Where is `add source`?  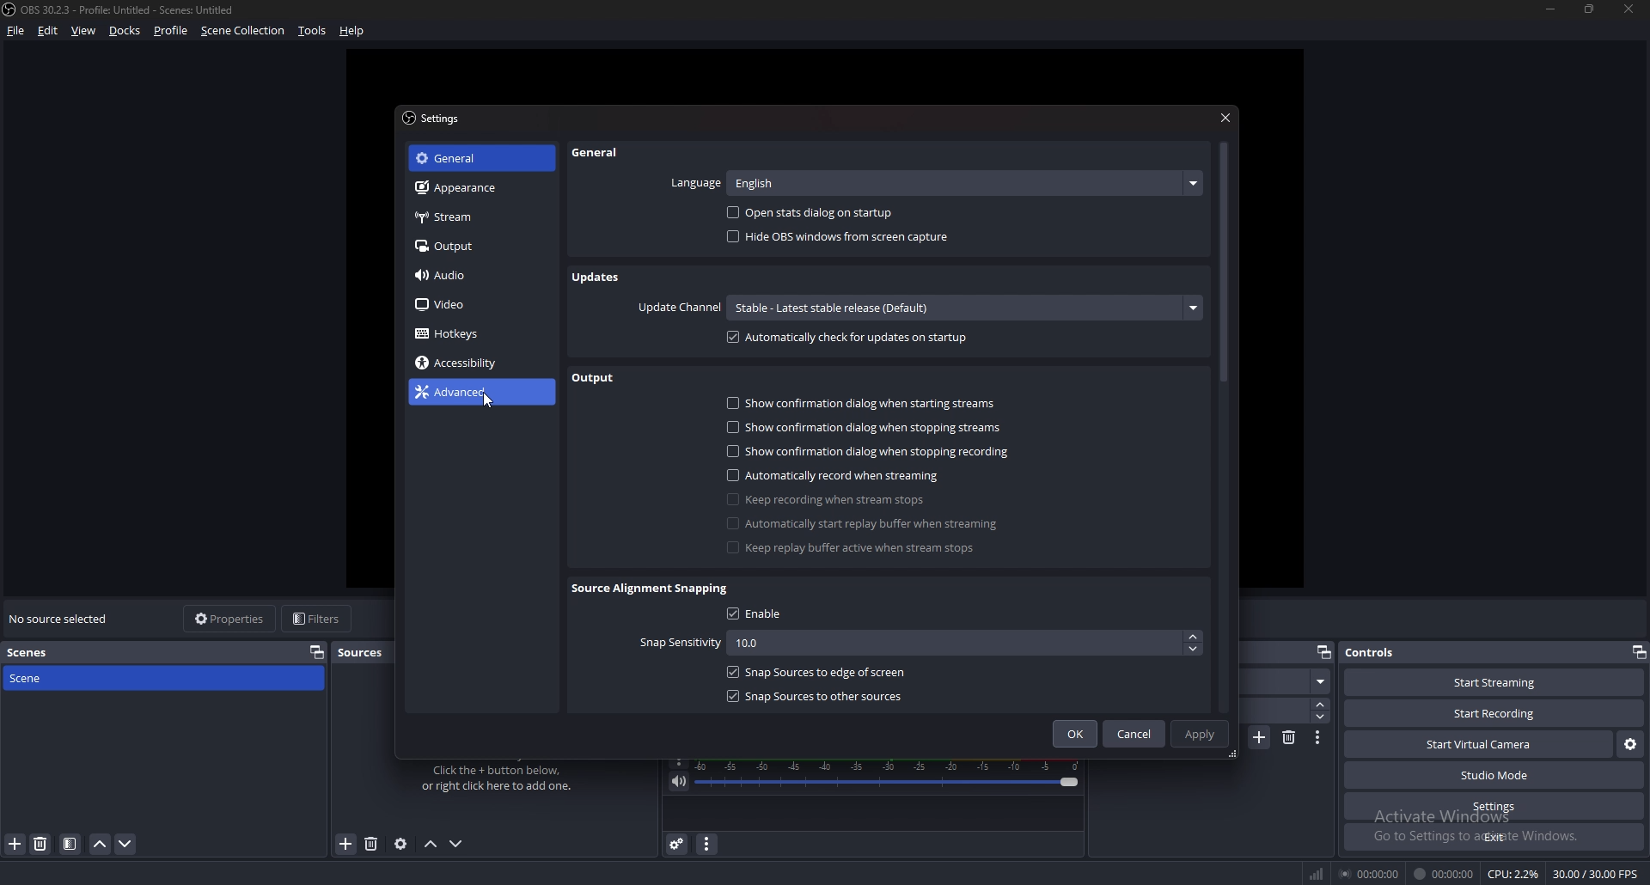
add source is located at coordinates (347, 843).